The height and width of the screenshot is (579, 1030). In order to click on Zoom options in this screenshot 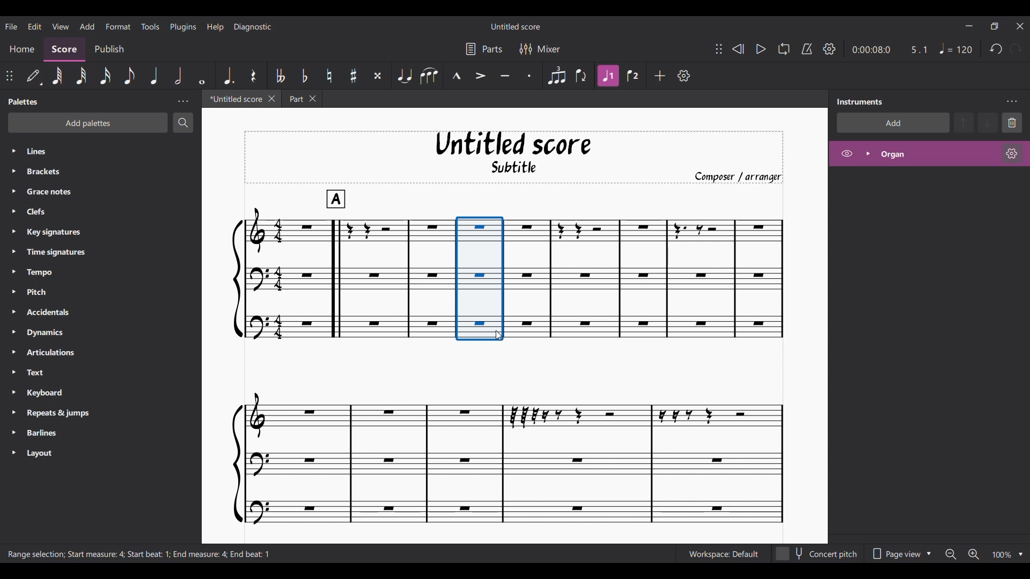, I will do `click(1021, 554)`.